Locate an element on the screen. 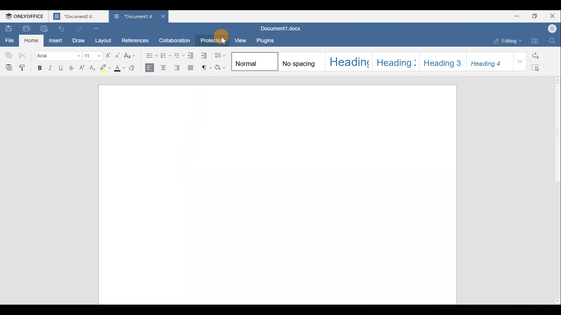 The image size is (561, 315). ONLYOFFICE is located at coordinates (25, 17).